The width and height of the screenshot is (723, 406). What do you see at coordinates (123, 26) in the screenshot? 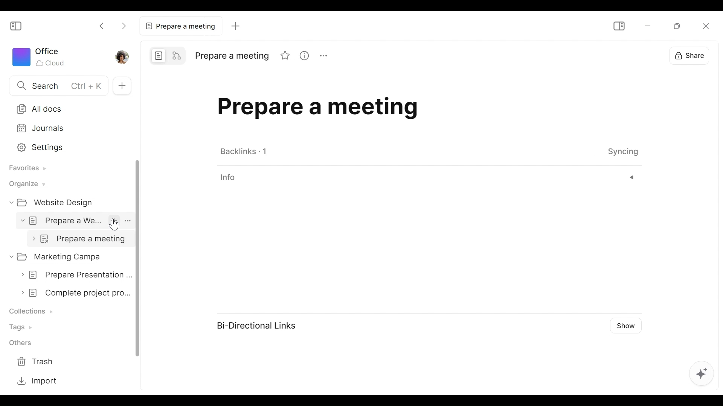
I see `Forward` at bounding box center [123, 26].